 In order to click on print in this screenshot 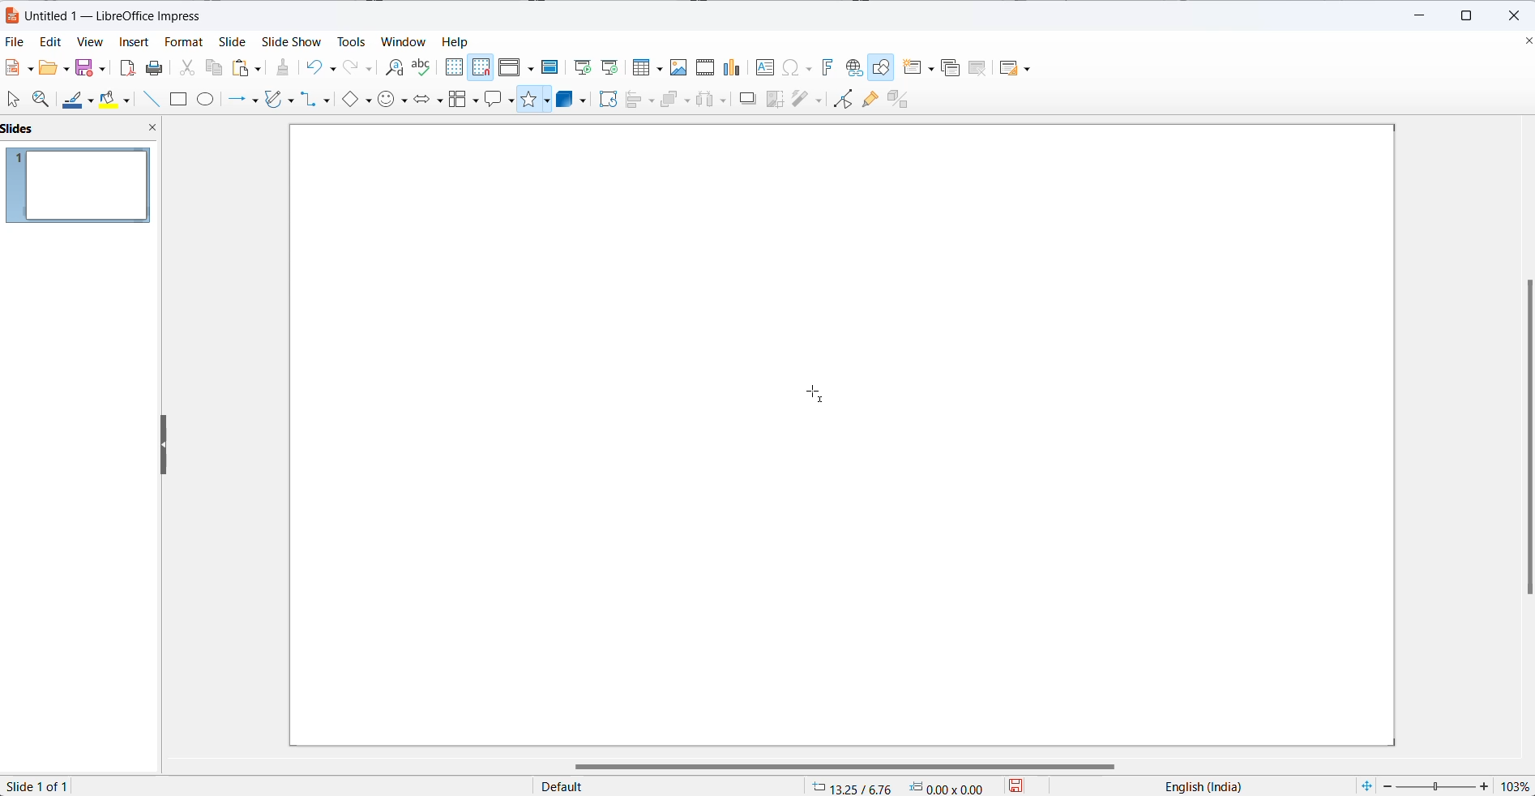, I will do `click(157, 67)`.